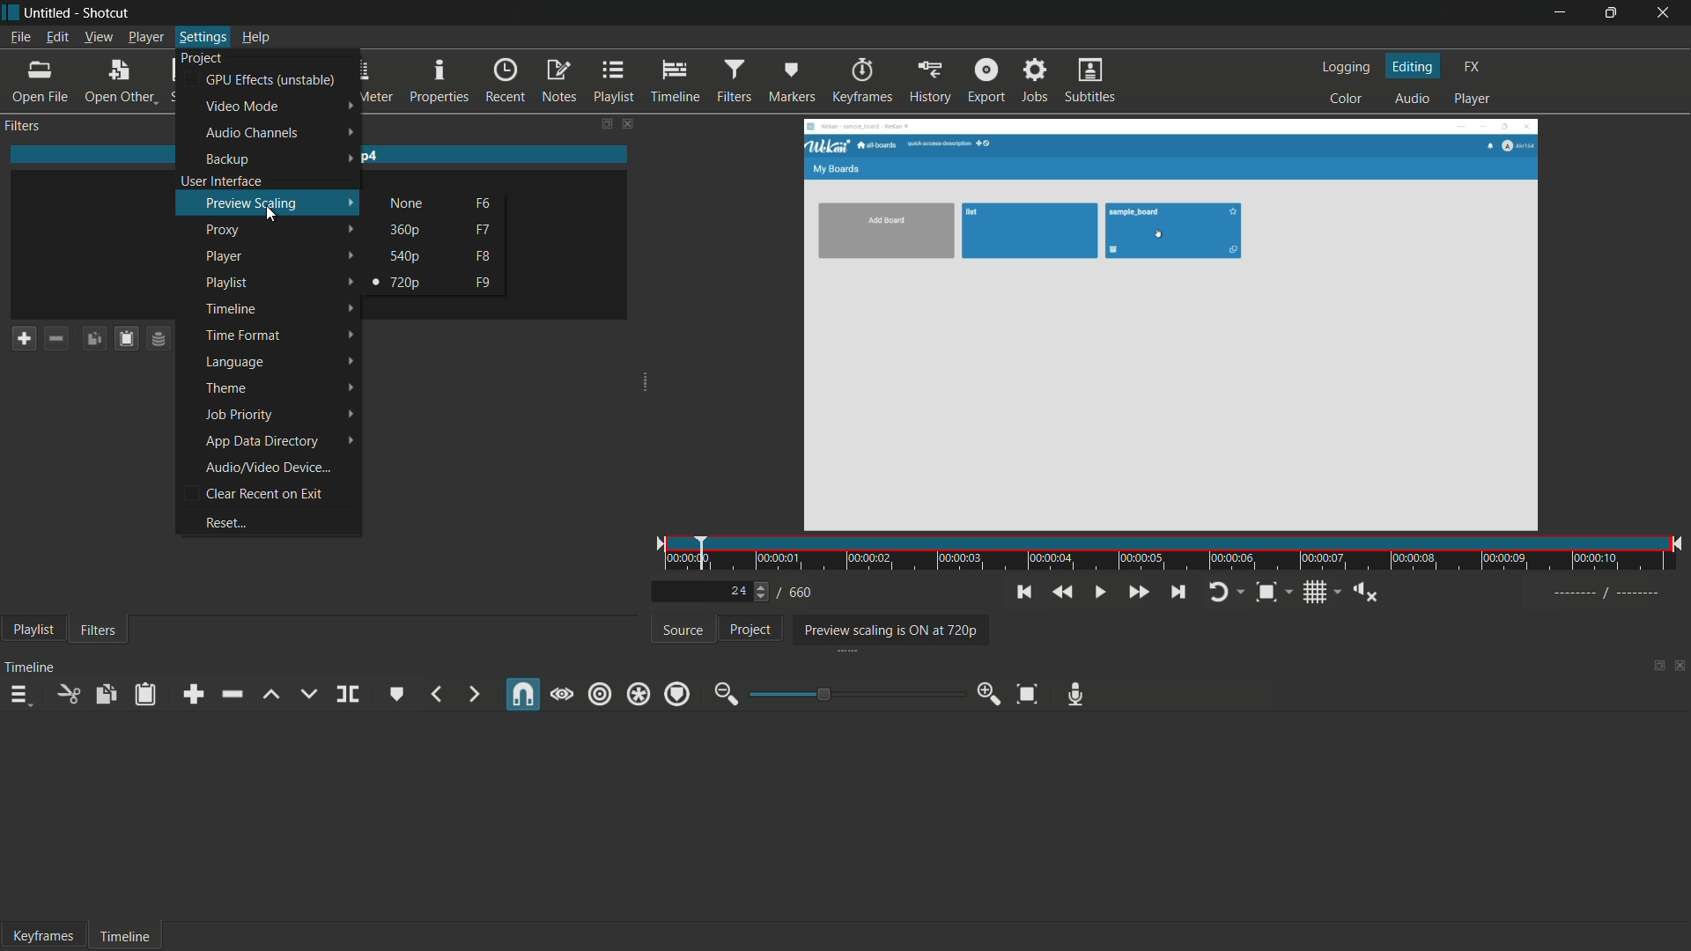  I want to click on open other, so click(118, 80).